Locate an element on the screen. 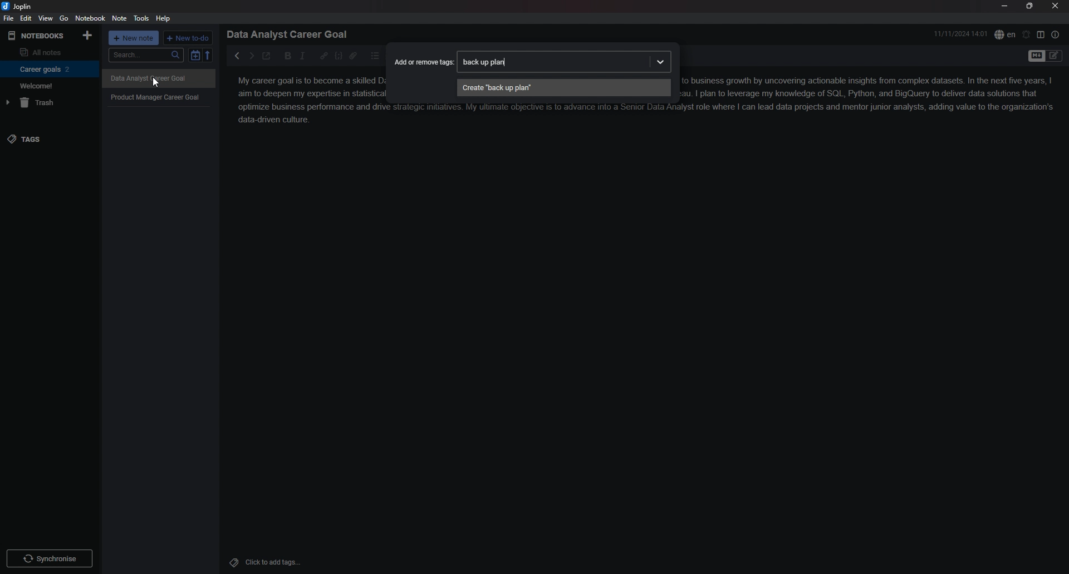 This screenshot has height=574, width=1069. attachment is located at coordinates (353, 56).